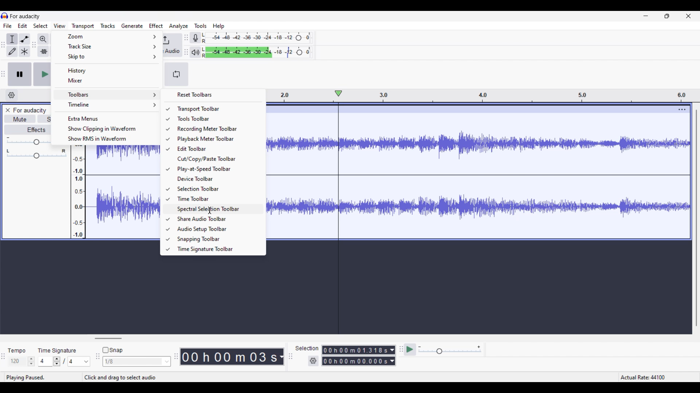 This screenshot has height=393, width=700. Describe the element at coordinates (40, 26) in the screenshot. I see `Select menu` at that location.